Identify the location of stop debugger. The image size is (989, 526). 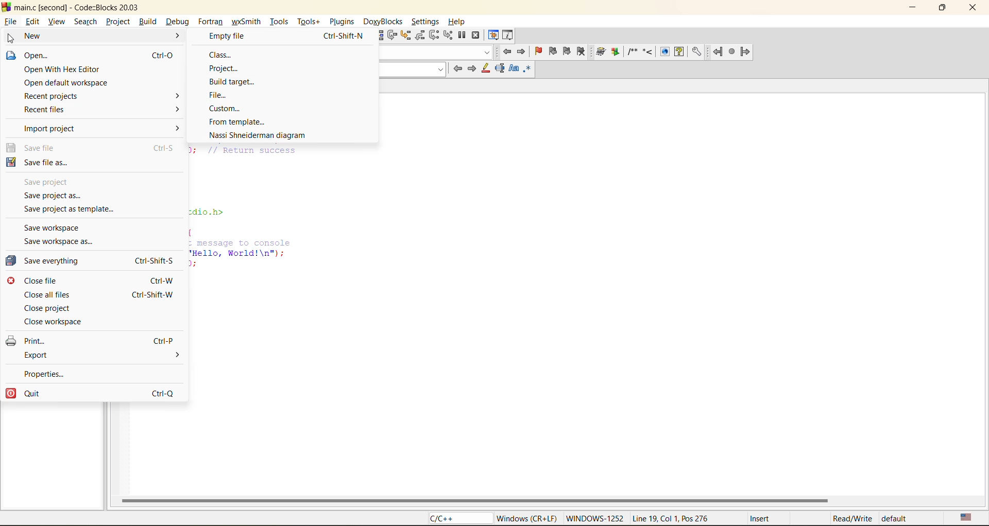
(475, 36).